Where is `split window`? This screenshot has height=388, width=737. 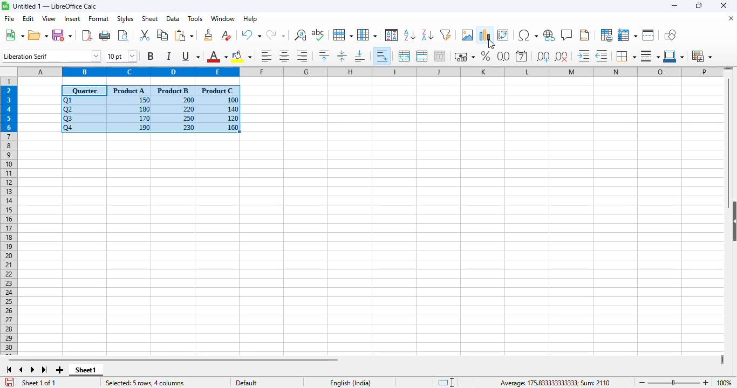
split window is located at coordinates (649, 35).